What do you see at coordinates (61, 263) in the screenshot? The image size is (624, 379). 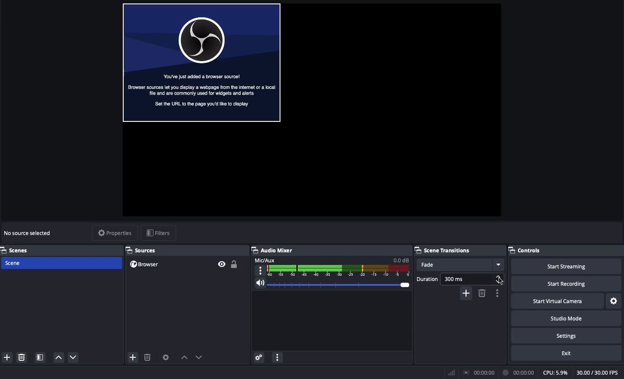 I see `Scene` at bounding box center [61, 263].